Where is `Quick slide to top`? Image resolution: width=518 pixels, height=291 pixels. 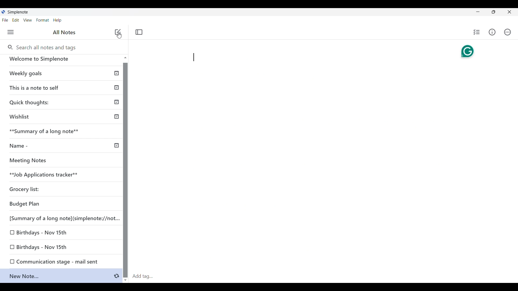 Quick slide to top is located at coordinates (125, 57).